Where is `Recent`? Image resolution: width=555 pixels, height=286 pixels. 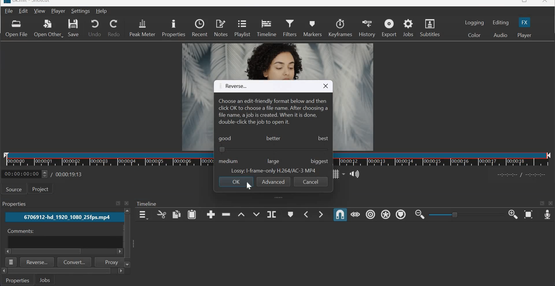
Recent is located at coordinates (199, 28).